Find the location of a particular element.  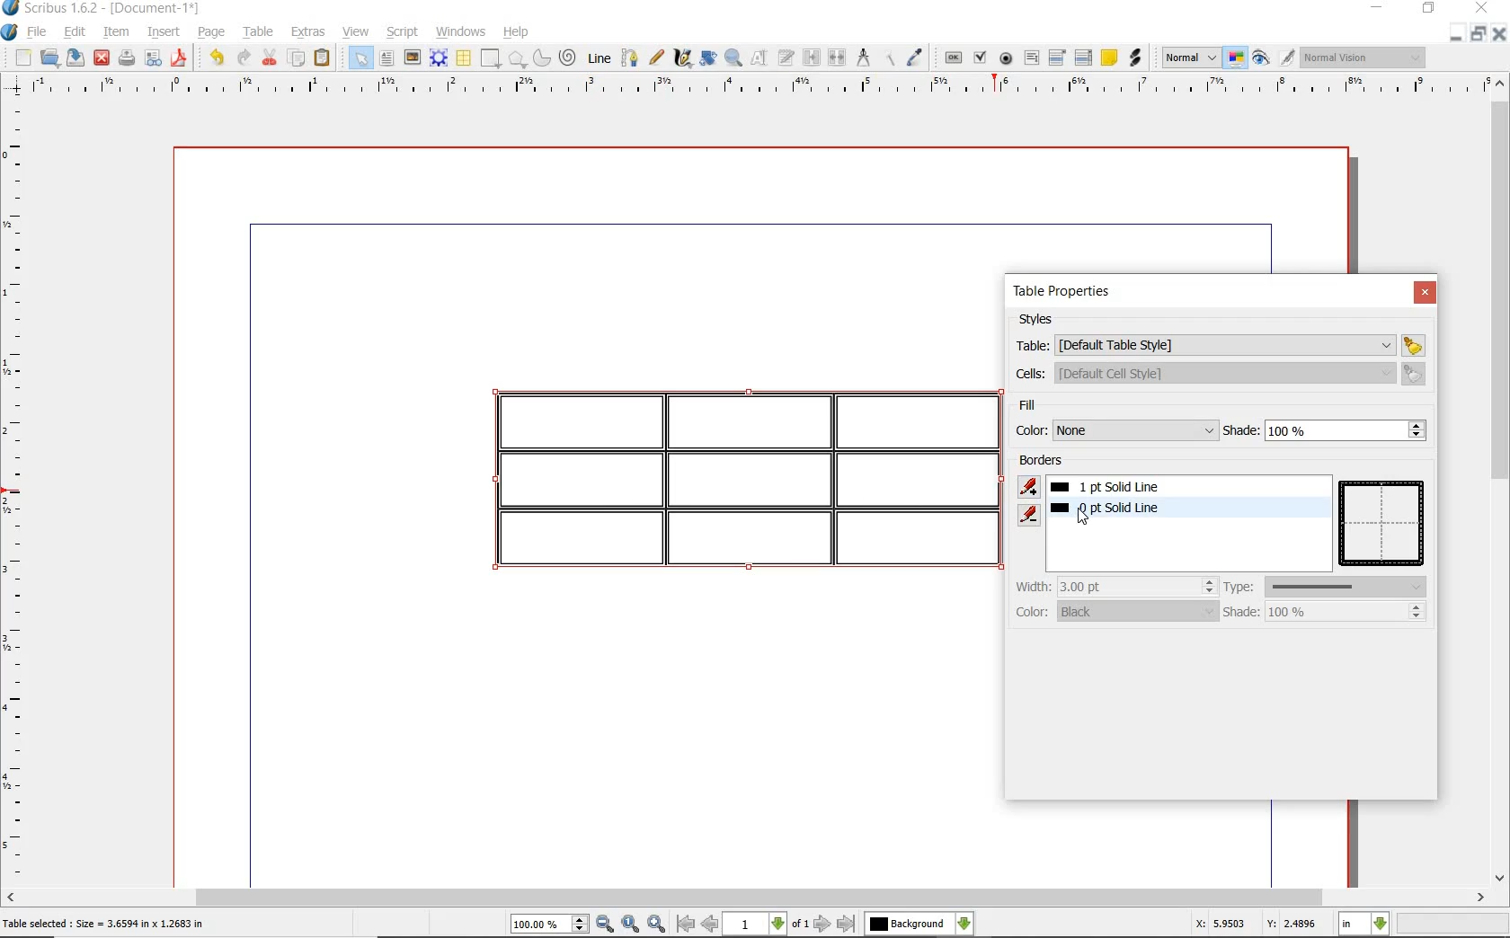

select item is located at coordinates (359, 58).